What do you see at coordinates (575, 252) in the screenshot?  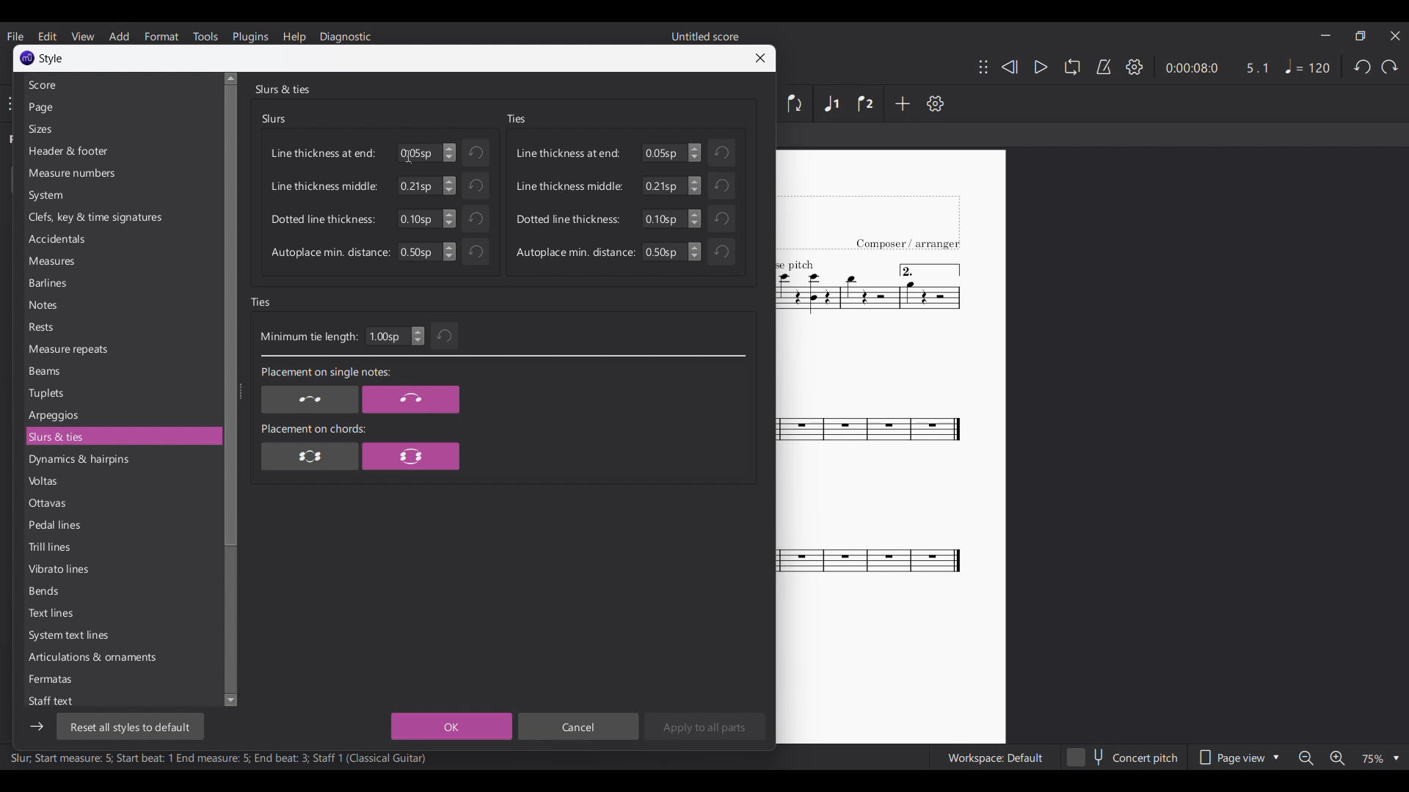 I see `Autoplace min. distance` at bounding box center [575, 252].